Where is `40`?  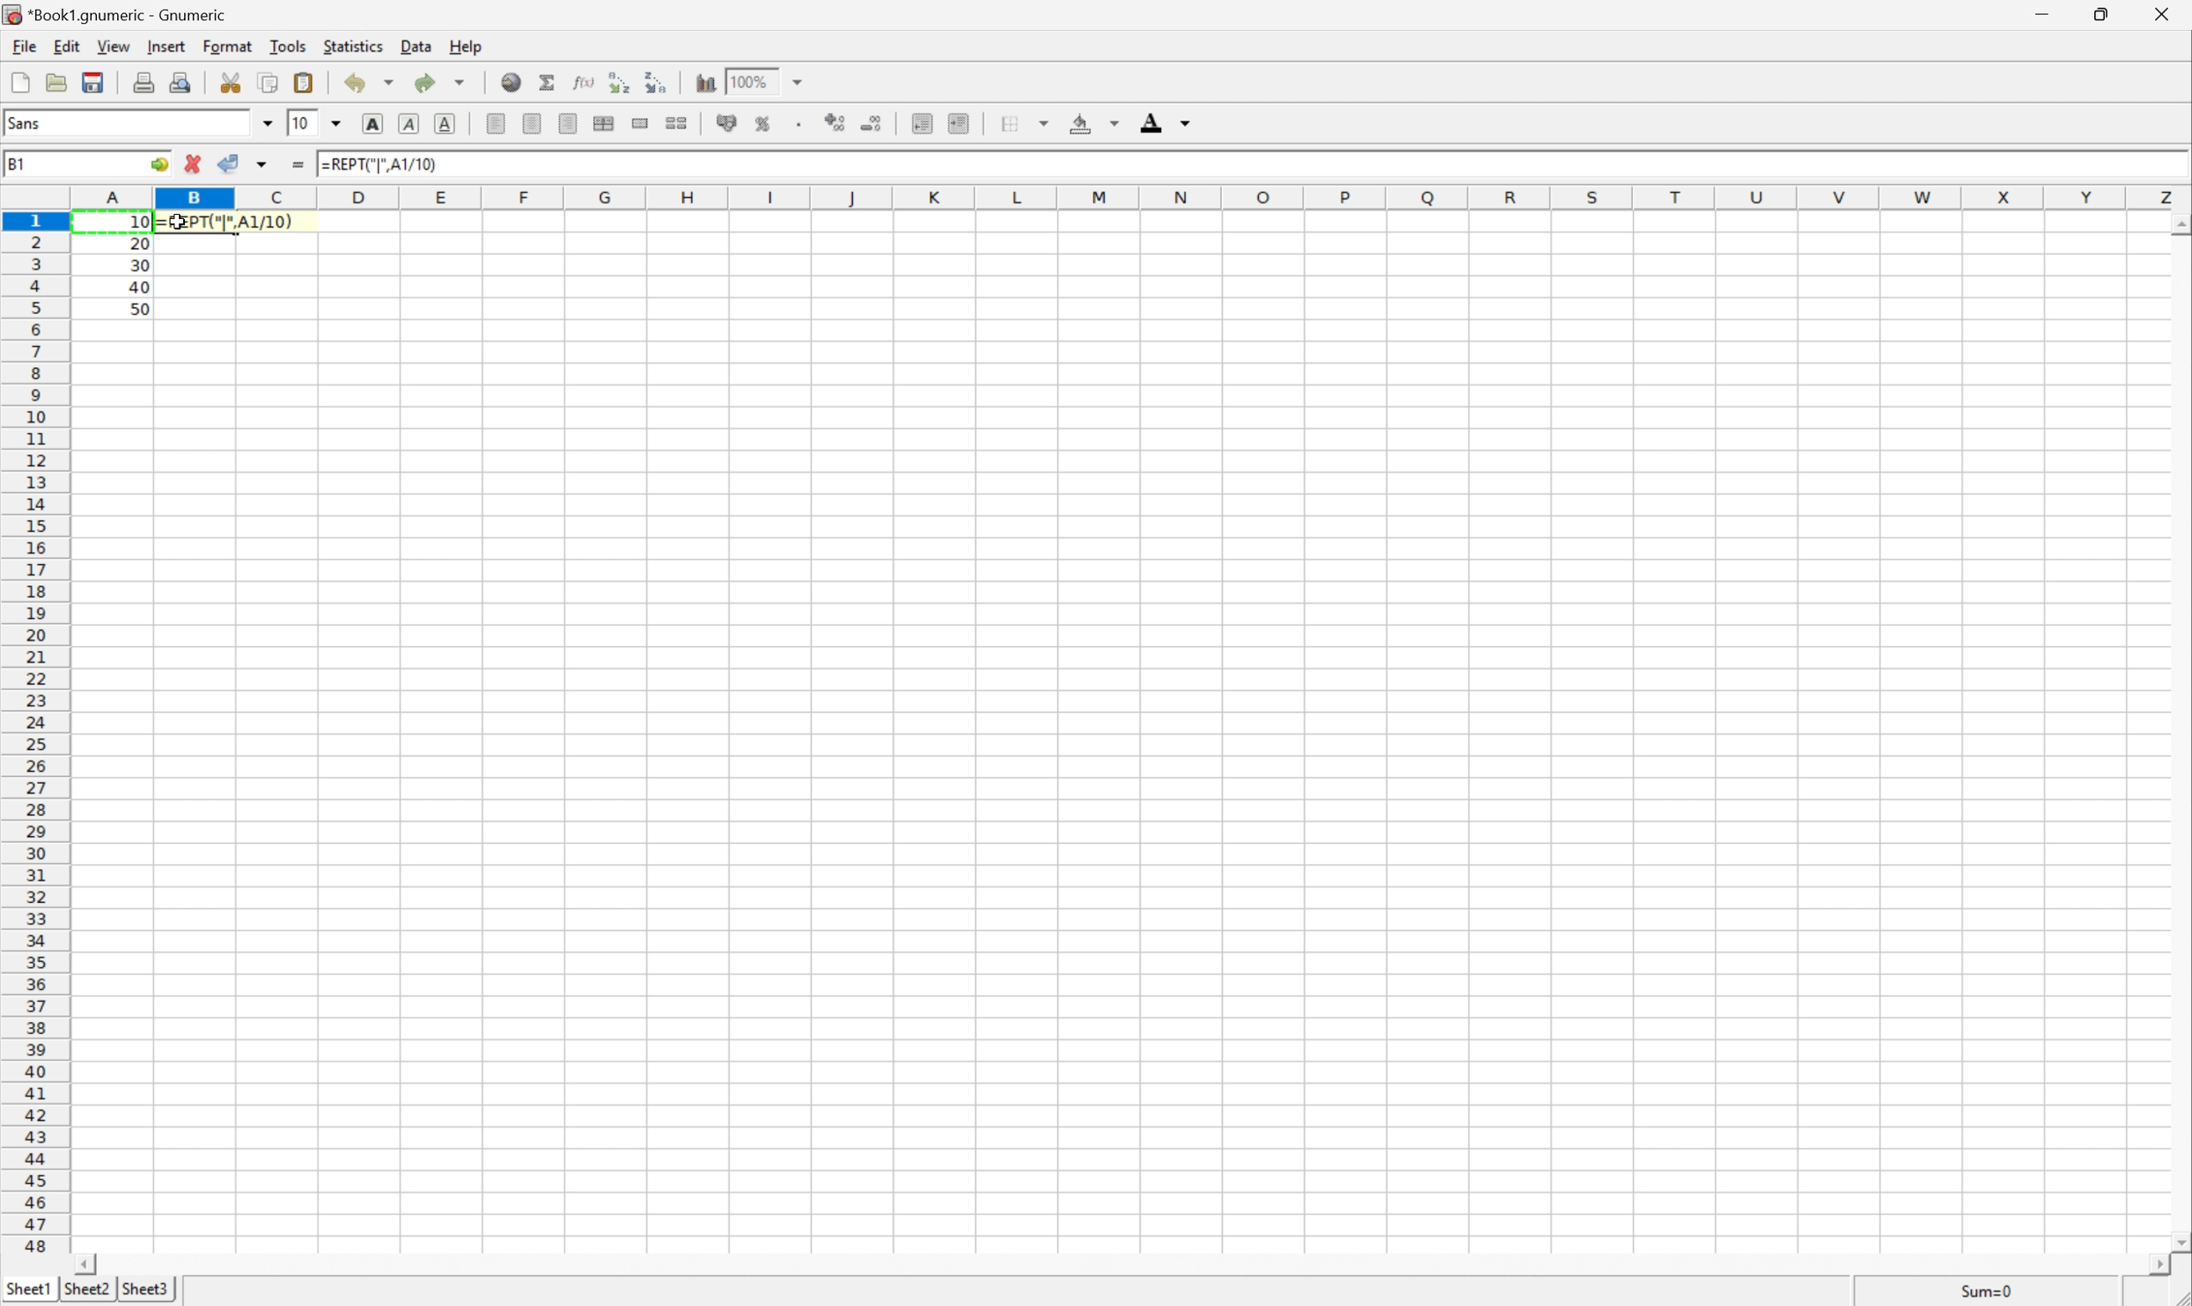 40 is located at coordinates (138, 286).